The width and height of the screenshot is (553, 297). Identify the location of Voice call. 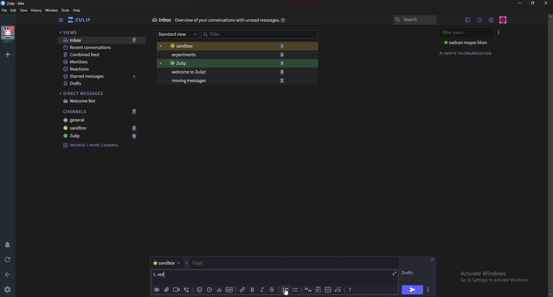
(186, 290).